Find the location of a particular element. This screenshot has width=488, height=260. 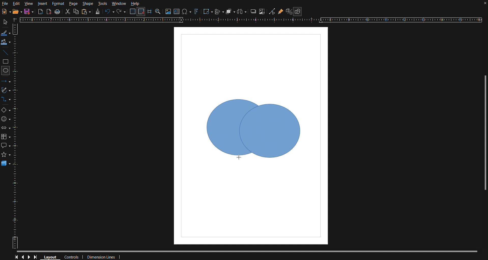

New is located at coordinates (5, 11).